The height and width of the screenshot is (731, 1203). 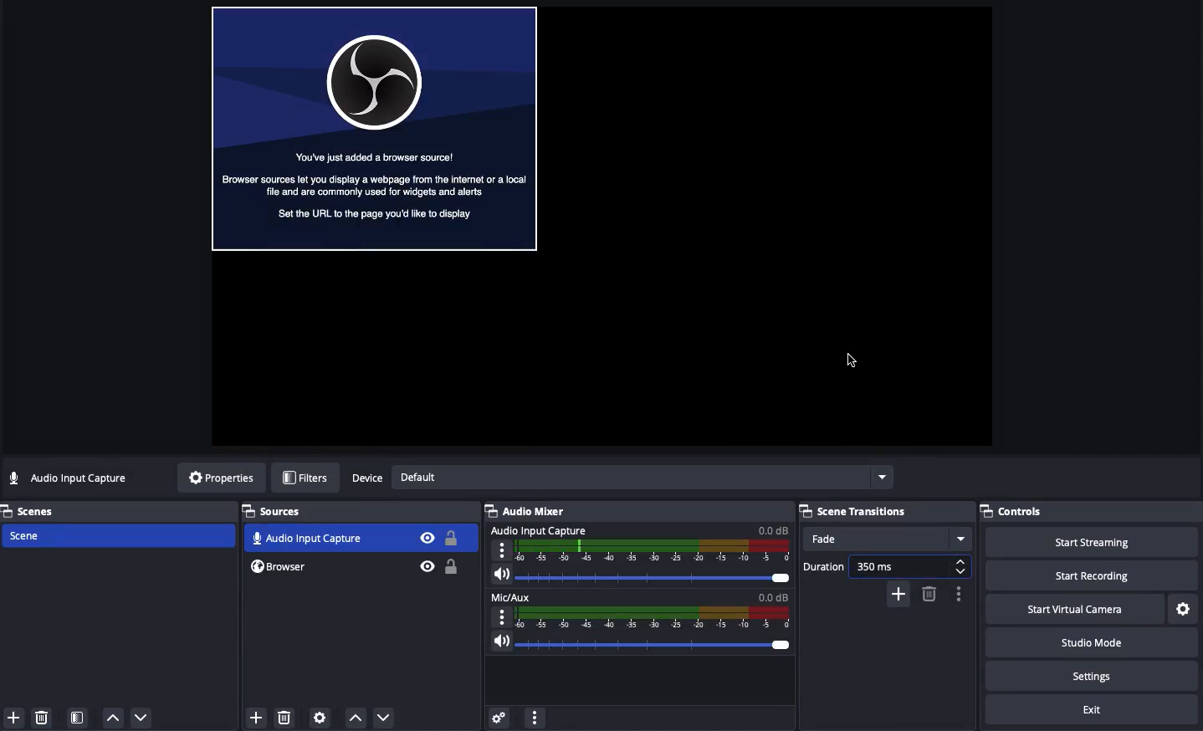 What do you see at coordinates (898, 595) in the screenshot?
I see `Add` at bounding box center [898, 595].